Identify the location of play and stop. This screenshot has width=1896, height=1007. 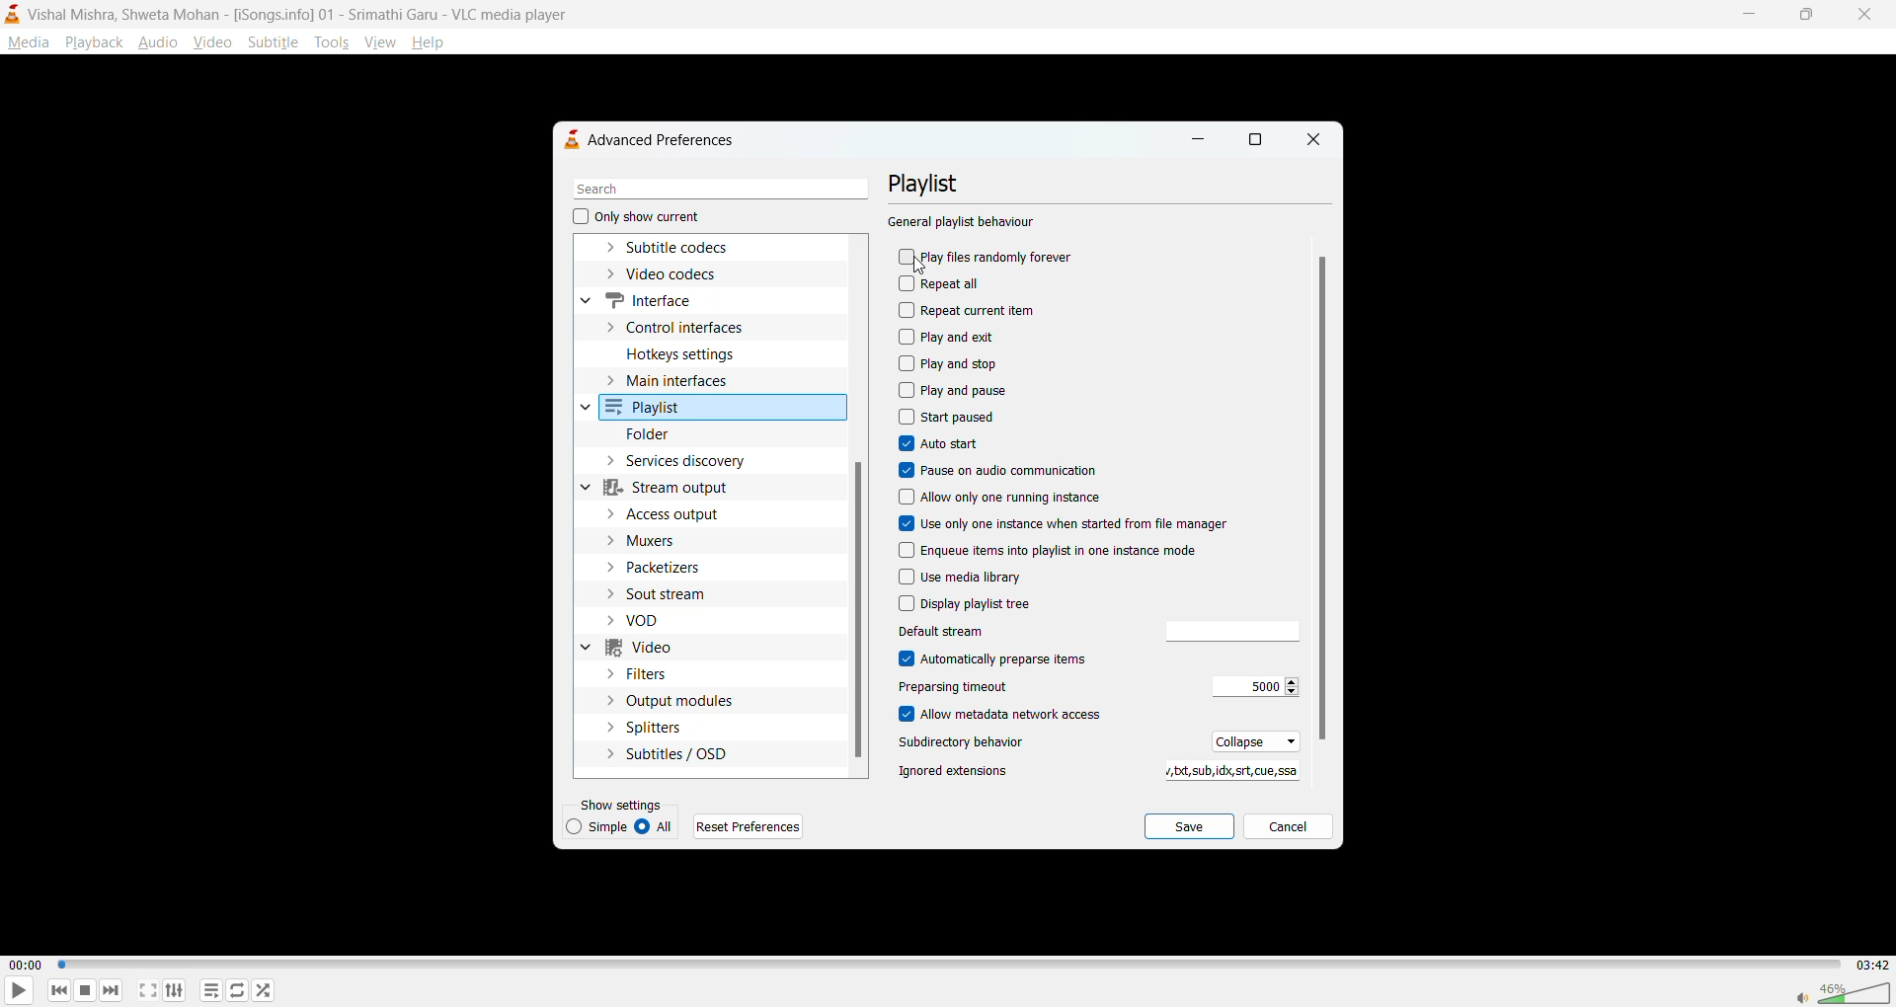
(952, 364).